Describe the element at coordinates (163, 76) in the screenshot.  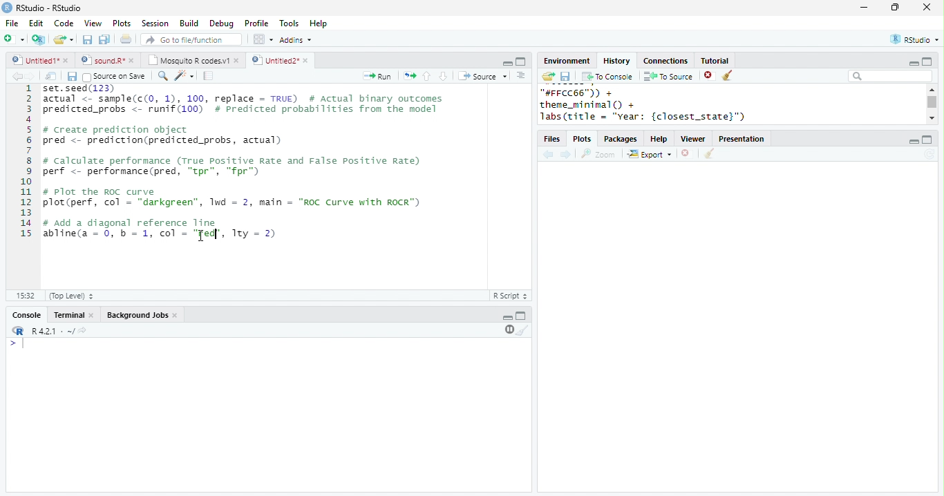
I see `search` at that location.